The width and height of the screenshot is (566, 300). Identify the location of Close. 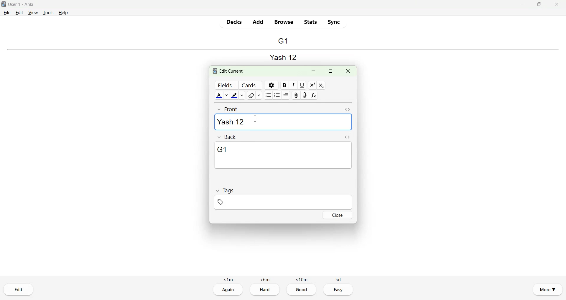
(556, 4).